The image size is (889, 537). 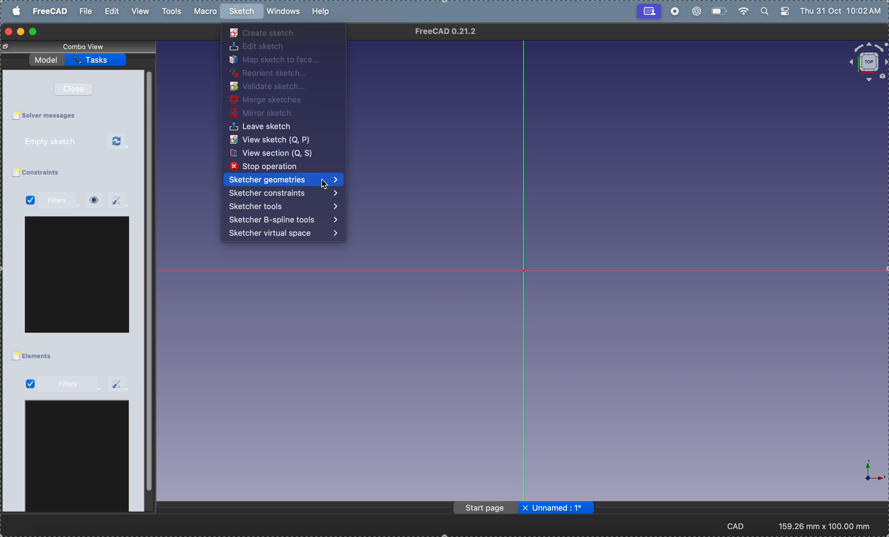 What do you see at coordinates (285, 179) in the screenshot?
I see `Sketcher geometries ` at bounding box center [285, 179].